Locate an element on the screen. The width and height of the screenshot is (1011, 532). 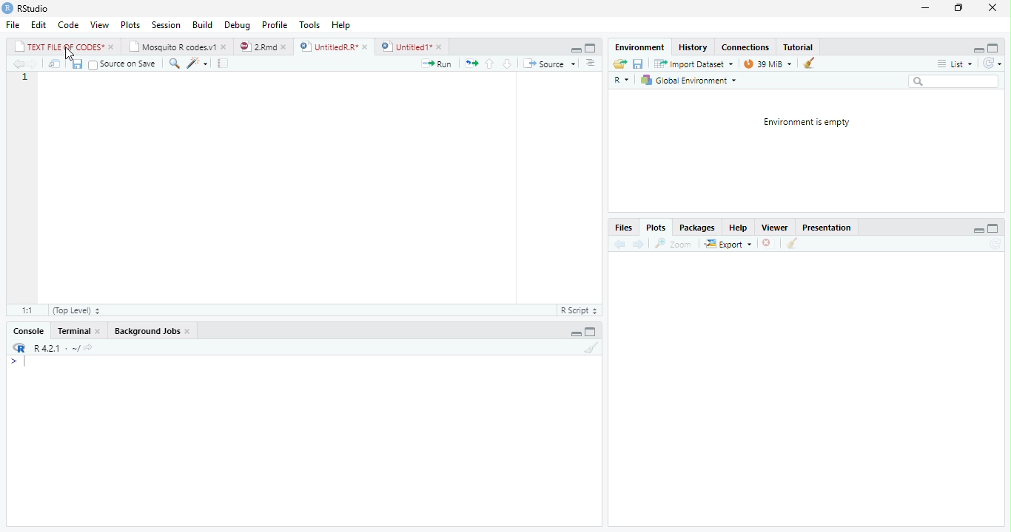
R is located at coordinates (622, 78).